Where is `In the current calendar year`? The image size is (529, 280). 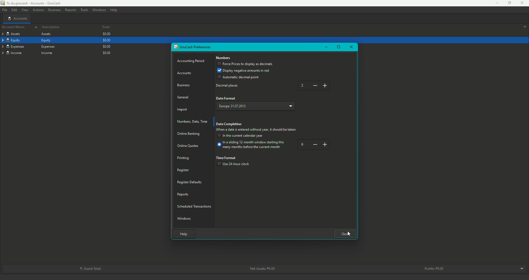 In the current calendar year is located at coordinates (241, 136).